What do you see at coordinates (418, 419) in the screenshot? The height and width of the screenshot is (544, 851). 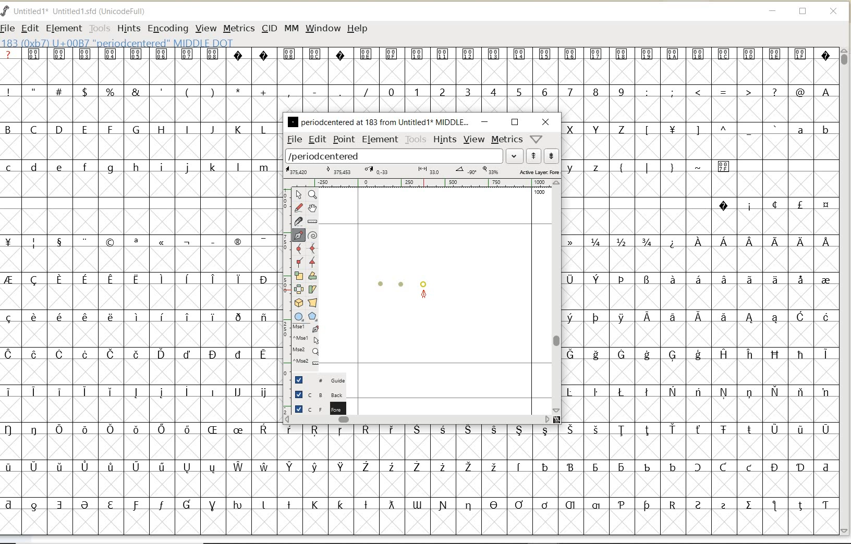 I see `scrollbar` at bounding box center [418, 419].